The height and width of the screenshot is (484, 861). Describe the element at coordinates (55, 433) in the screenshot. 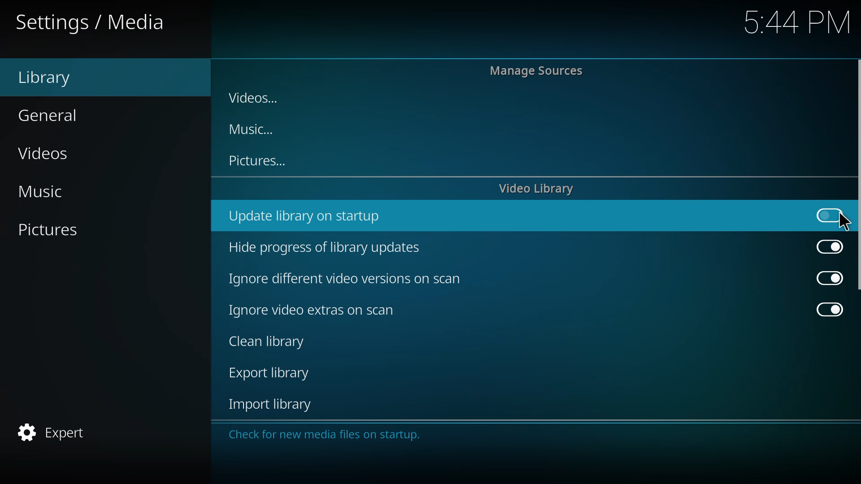

I see `expert` at that location.